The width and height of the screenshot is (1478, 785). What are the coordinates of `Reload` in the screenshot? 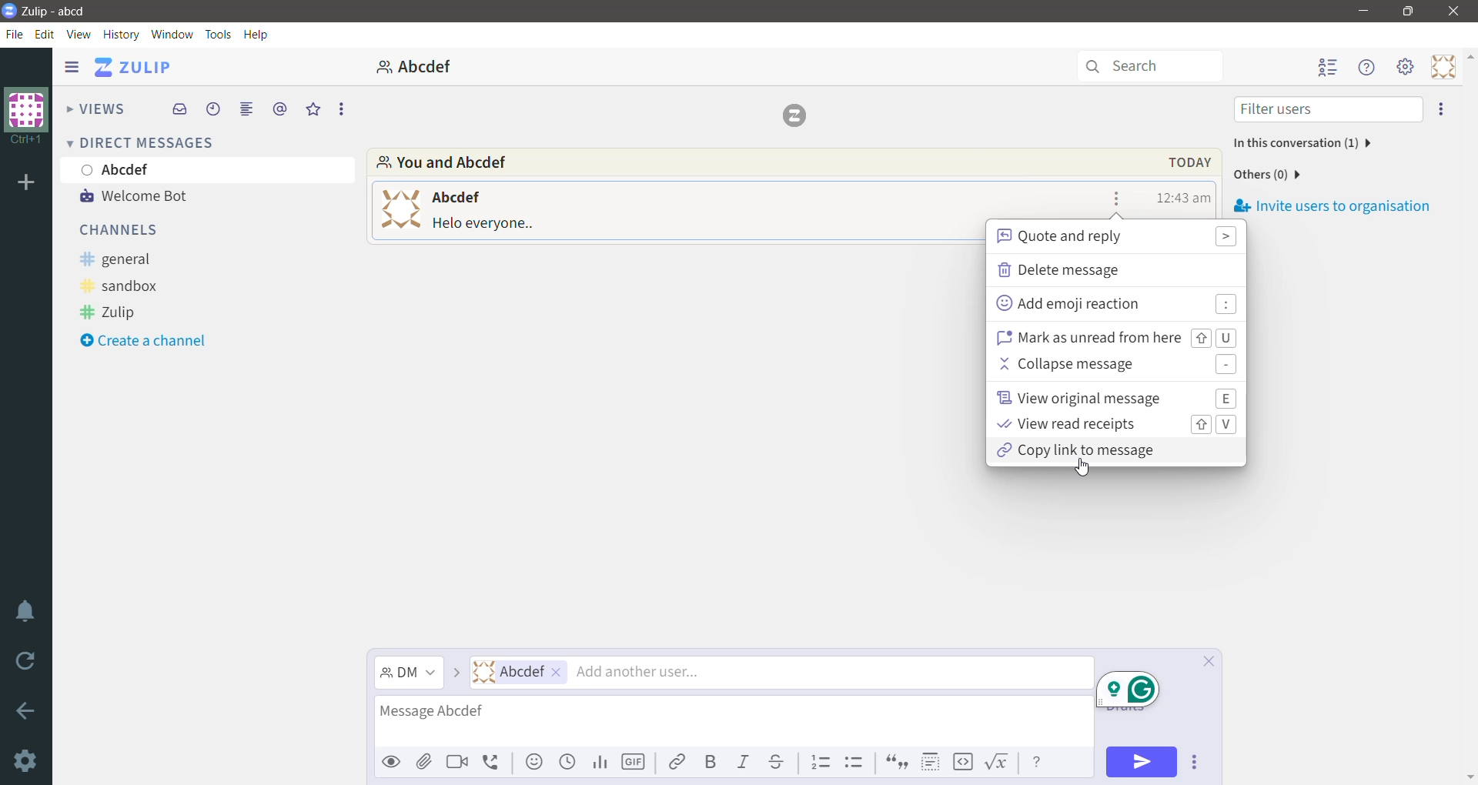 It's located at (27, 662).